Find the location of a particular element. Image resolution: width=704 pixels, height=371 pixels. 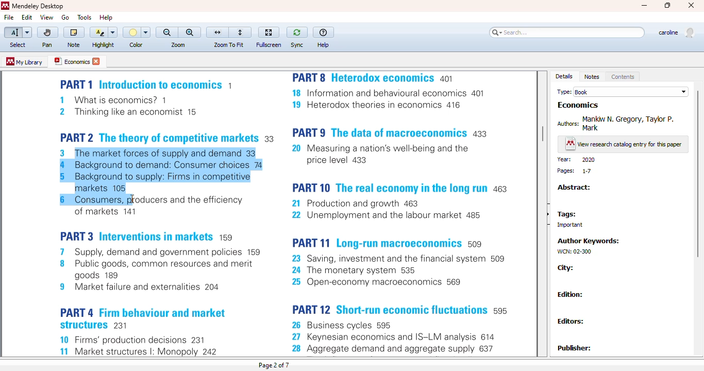

color is located at coordinates (137, 32).